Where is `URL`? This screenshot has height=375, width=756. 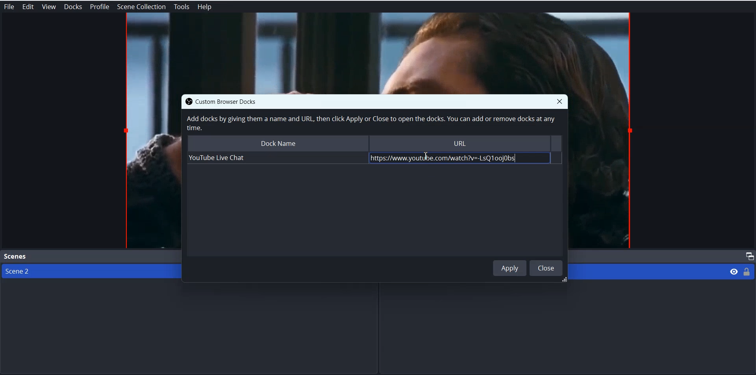 URL is located at coordinates (461, 143).